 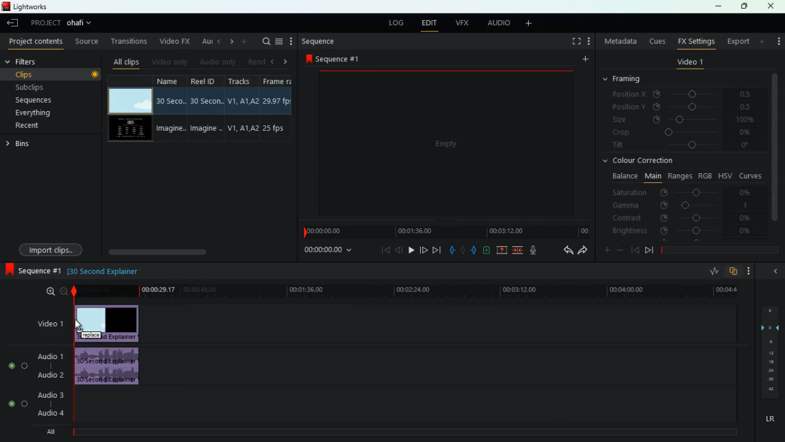 What do you see at coordinates (34, 271) in the screenshot?
I see `sequence` at bounding box center [34, 271].